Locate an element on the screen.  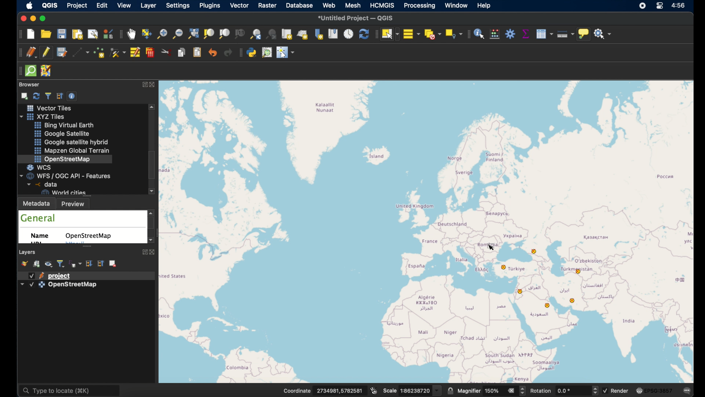
expand all is located at coordinates (89, 263).